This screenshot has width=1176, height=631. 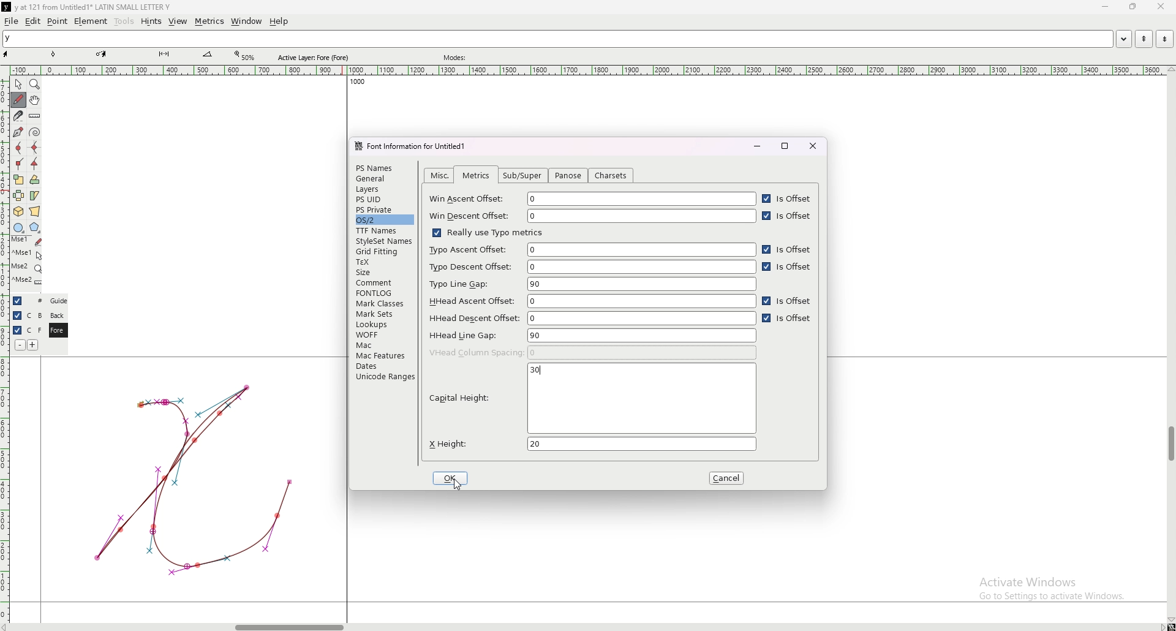 What do you see at coordinates (18, 227) in the screenshot?
I see `circle or ellipse` at bounding box center [18, 227].